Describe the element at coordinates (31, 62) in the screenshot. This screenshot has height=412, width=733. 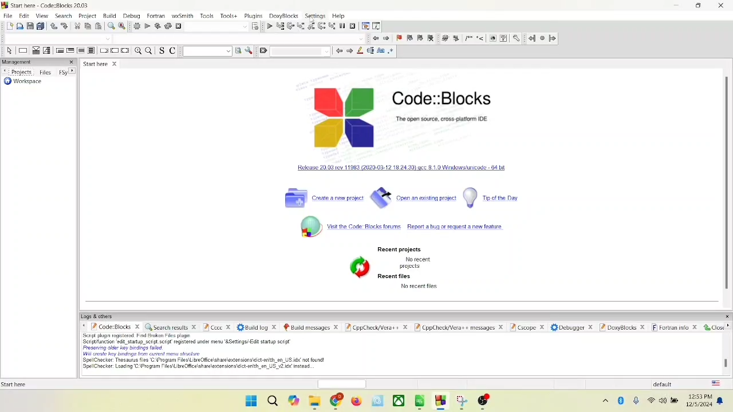
I see `management` at that location.